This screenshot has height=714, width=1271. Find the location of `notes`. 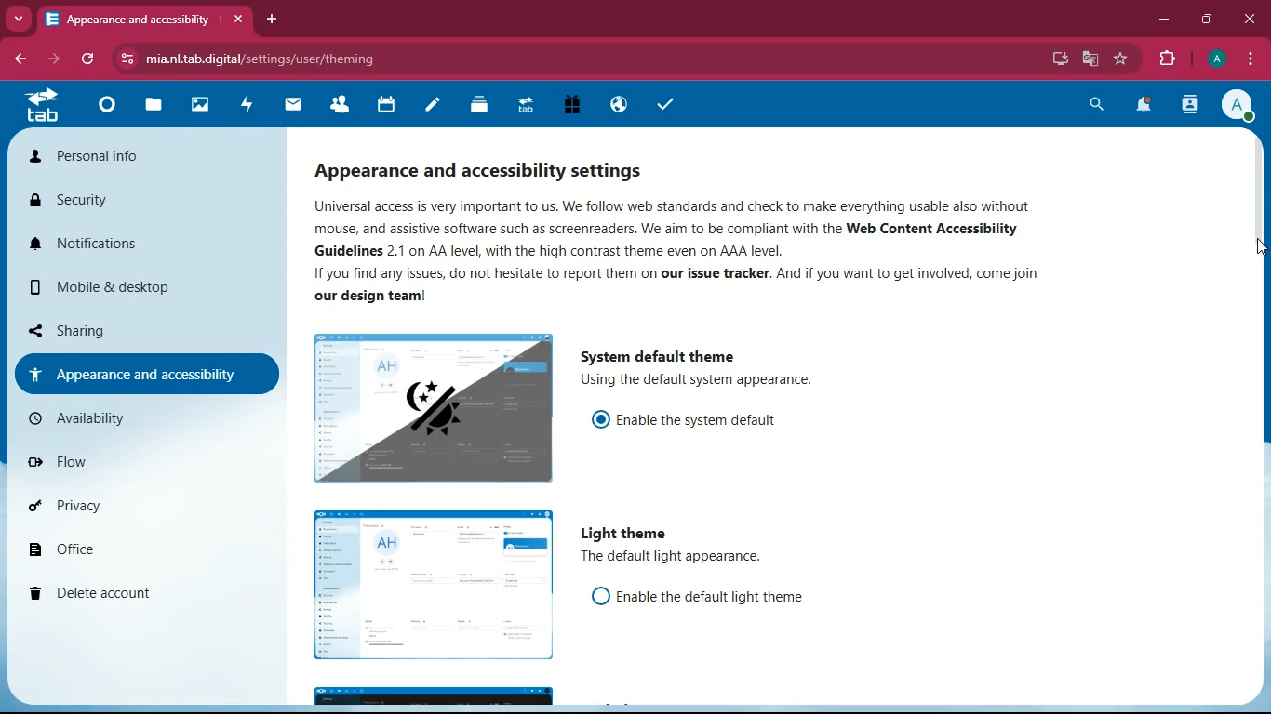

notes is located at coordinates (432, 108).